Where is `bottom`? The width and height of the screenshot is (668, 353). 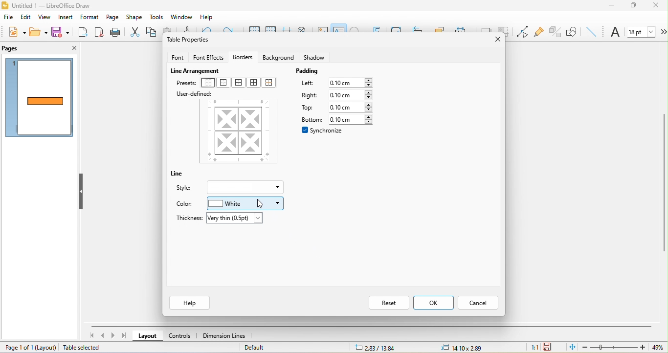 bottom is located at coordinates (309, 119).